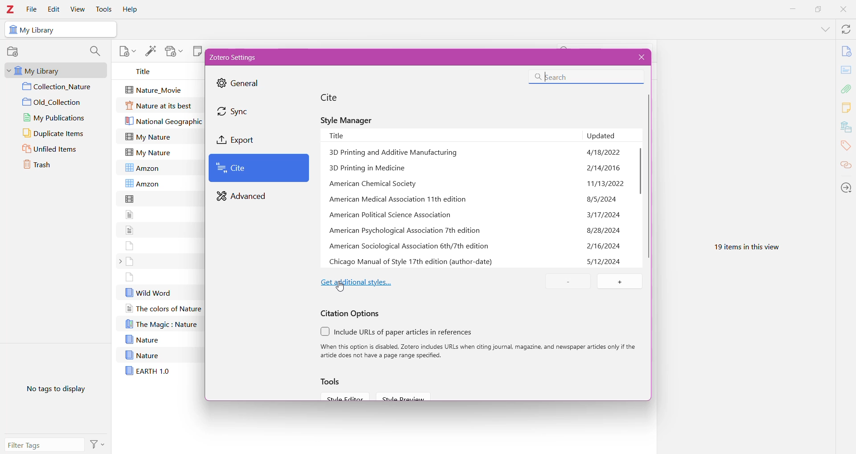 The image size is (856, 454). What do you see at coordinates (604, 230) in the screenshot?
I see `8/28/2024` at bounding box center [604, 230].